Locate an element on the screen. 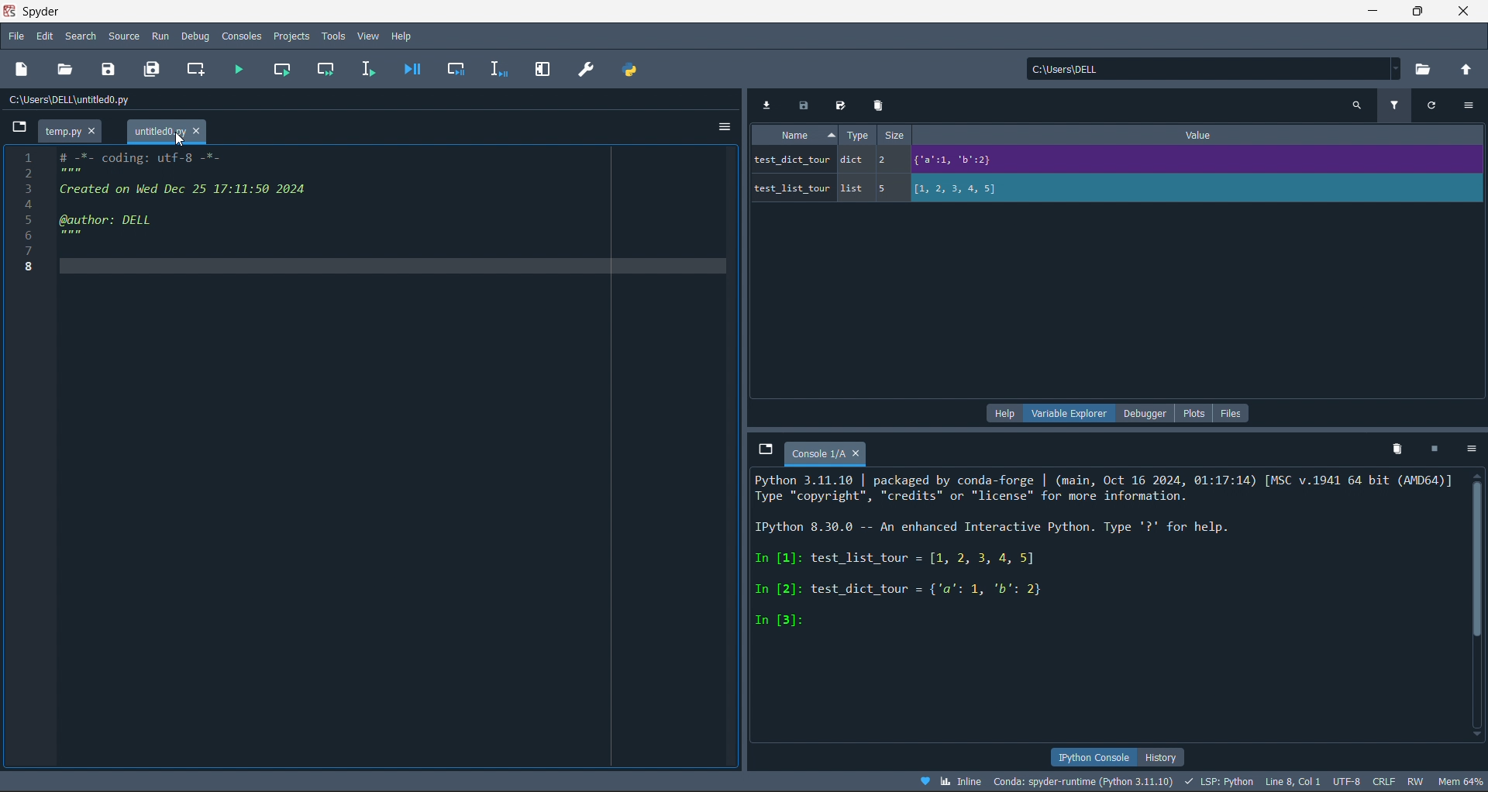 The width and height of the screenshot is (1488, 792). maximize current pane is located at coordinates (543, 70).